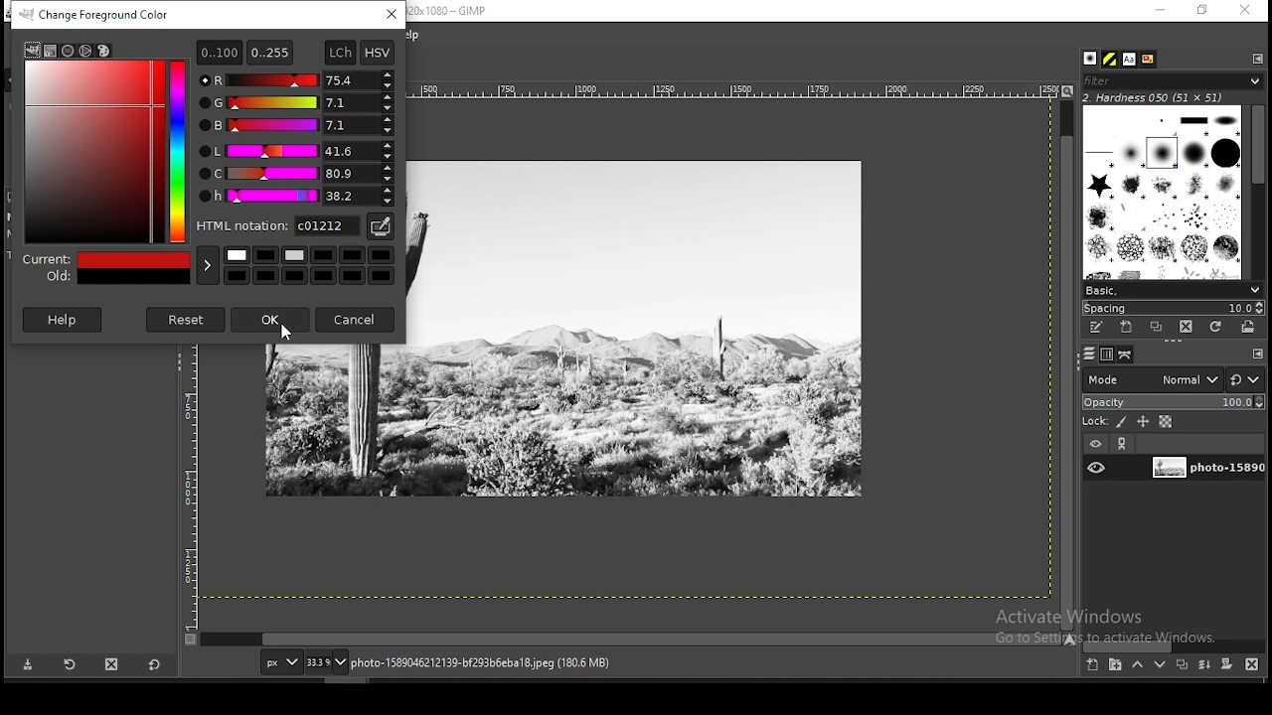  Describe the element at coordinates (1129, 328) in the screenshot. I see `create a new brush` at that location.